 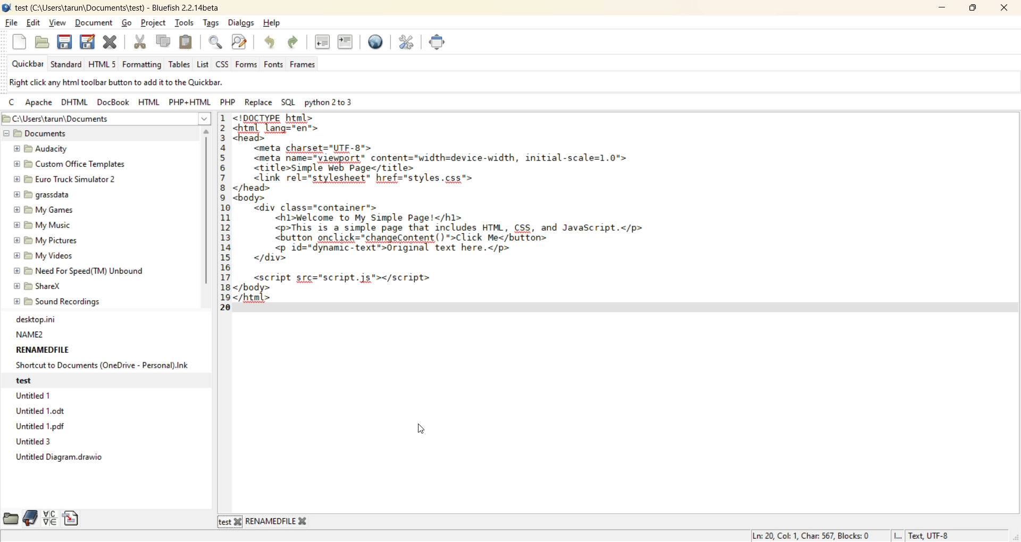 What do you see at coordinates (71, 518) in the screenshot?
I see `snippets` at bounding box center [71, 518].